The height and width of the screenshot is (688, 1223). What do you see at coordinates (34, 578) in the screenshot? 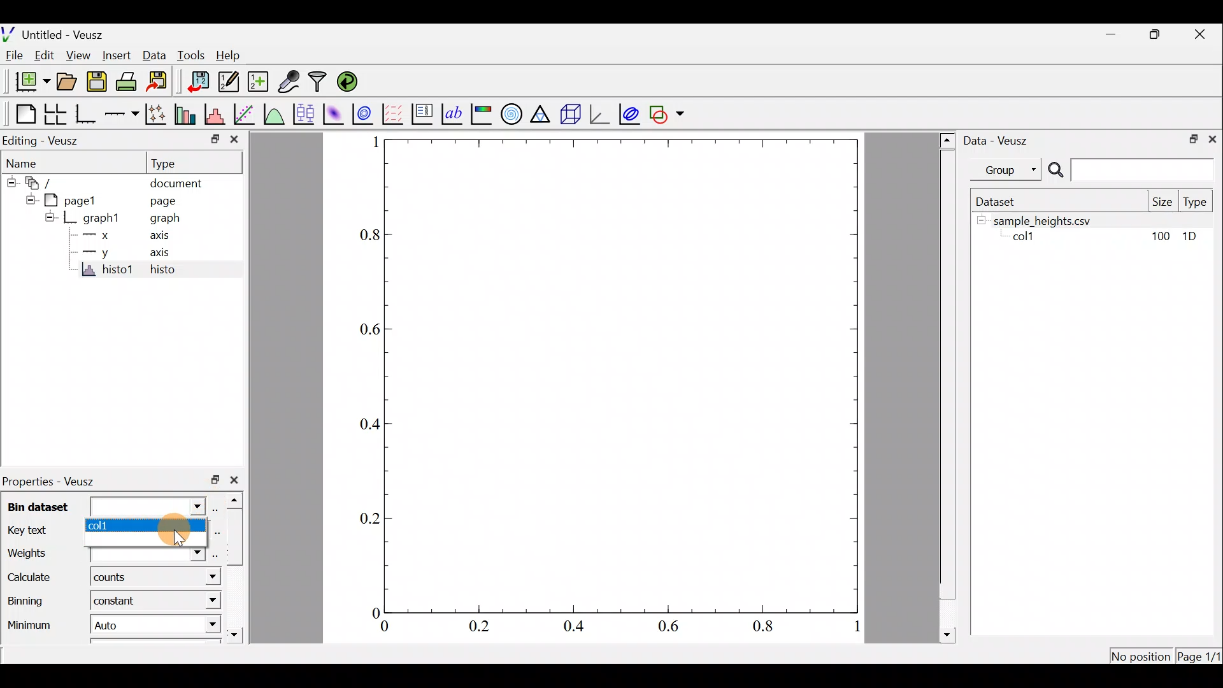
I see `Calculate` at bounding box center [34, 578].